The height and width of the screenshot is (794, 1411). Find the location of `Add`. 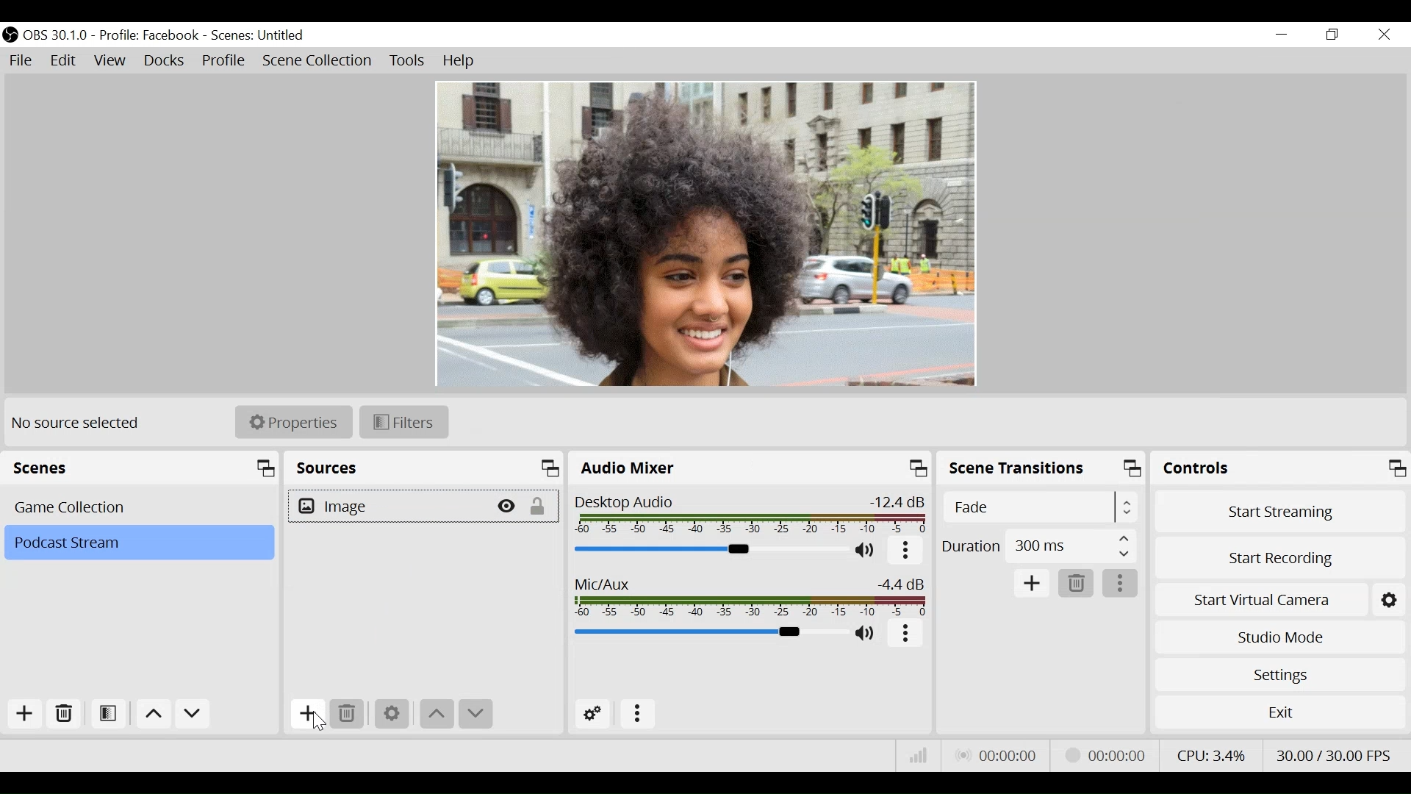

Add is located at coordinates (306, 716).